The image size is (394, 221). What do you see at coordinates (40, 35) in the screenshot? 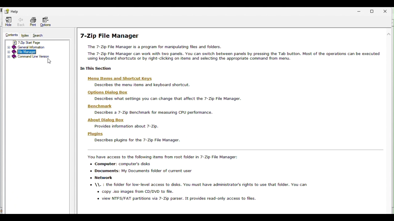
I see `Search` at bounding box center [40, 35].